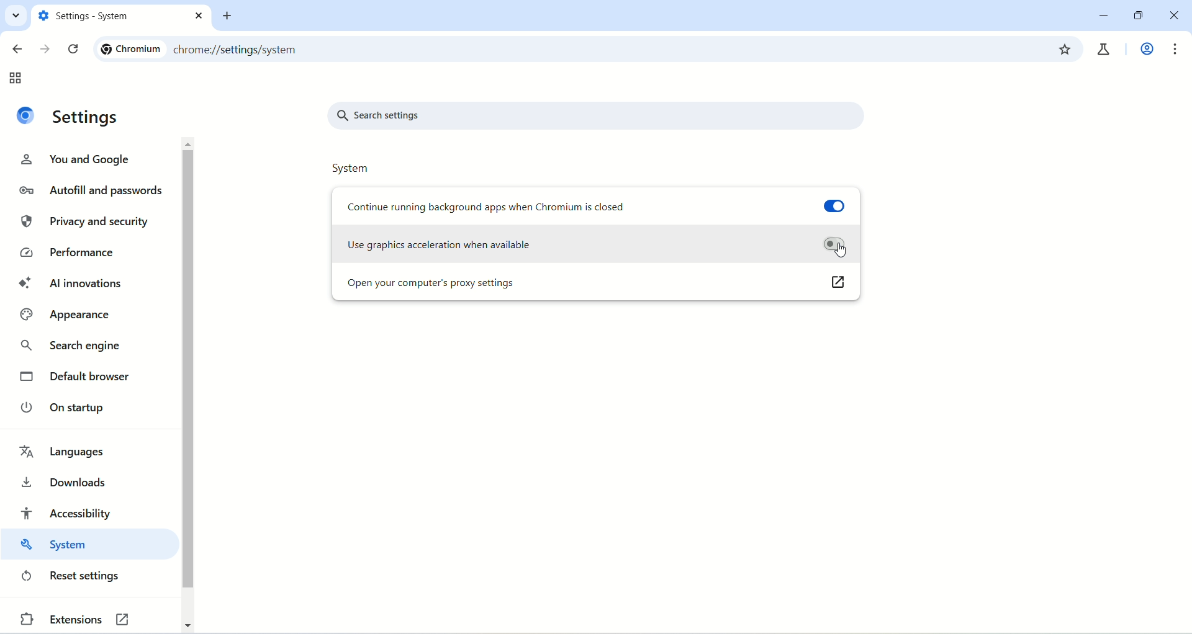 The width and height of the screenshot is (1192, 634). Describe the element at coordinates (27, 115) in the screenshot. I see `logo` at that location.